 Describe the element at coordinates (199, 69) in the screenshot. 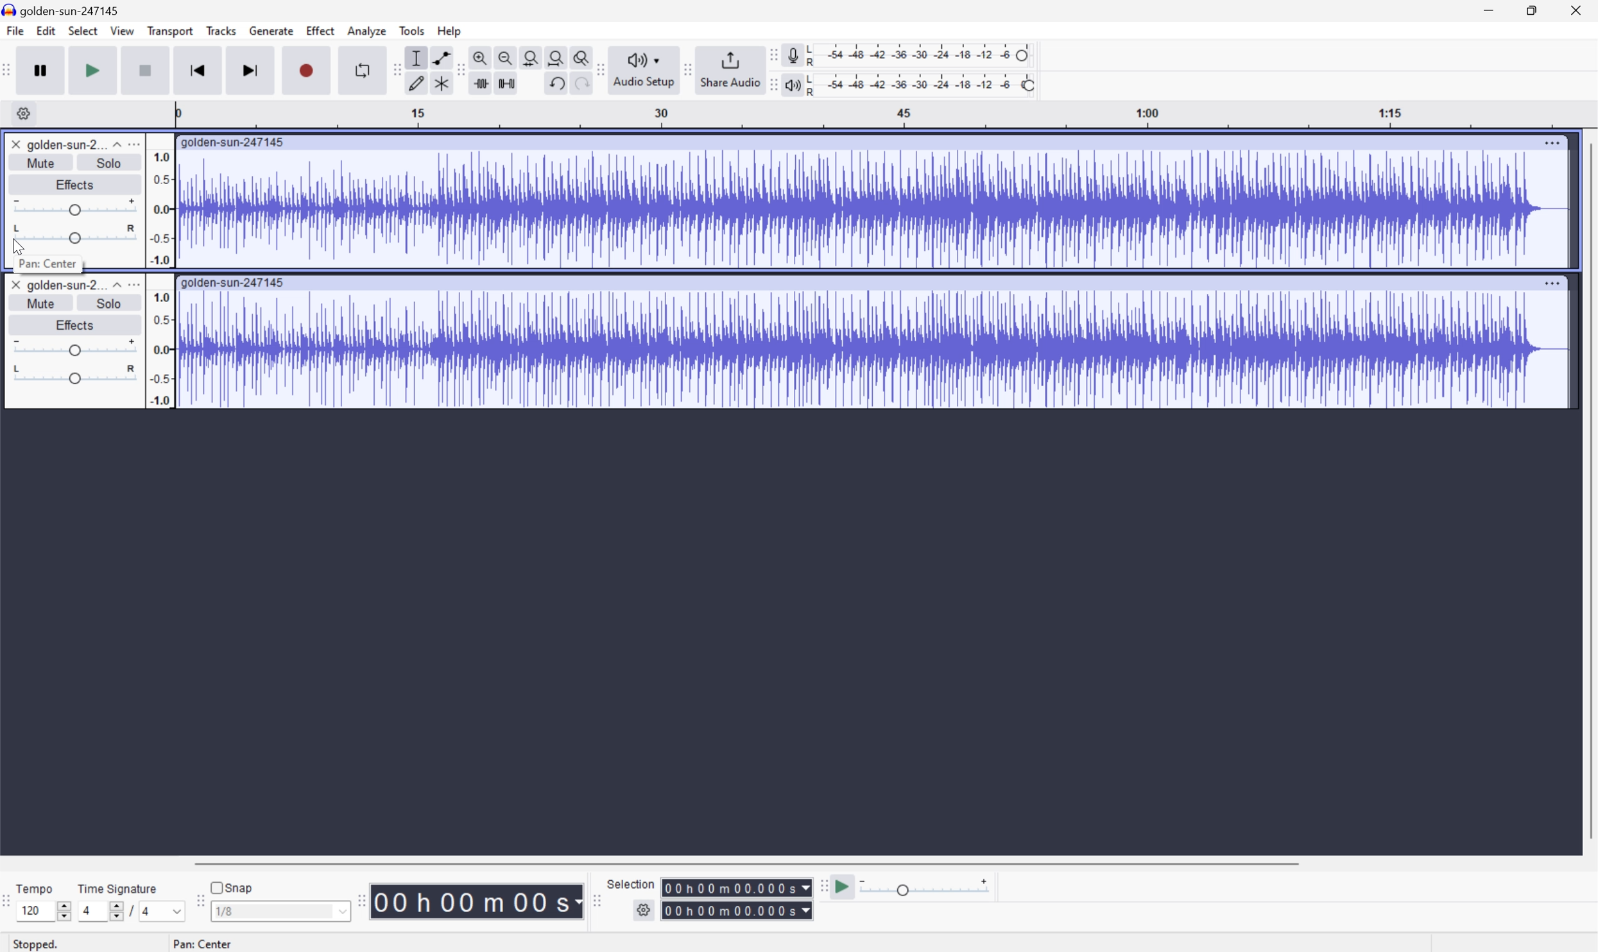

I see `Skip to start` at that location.